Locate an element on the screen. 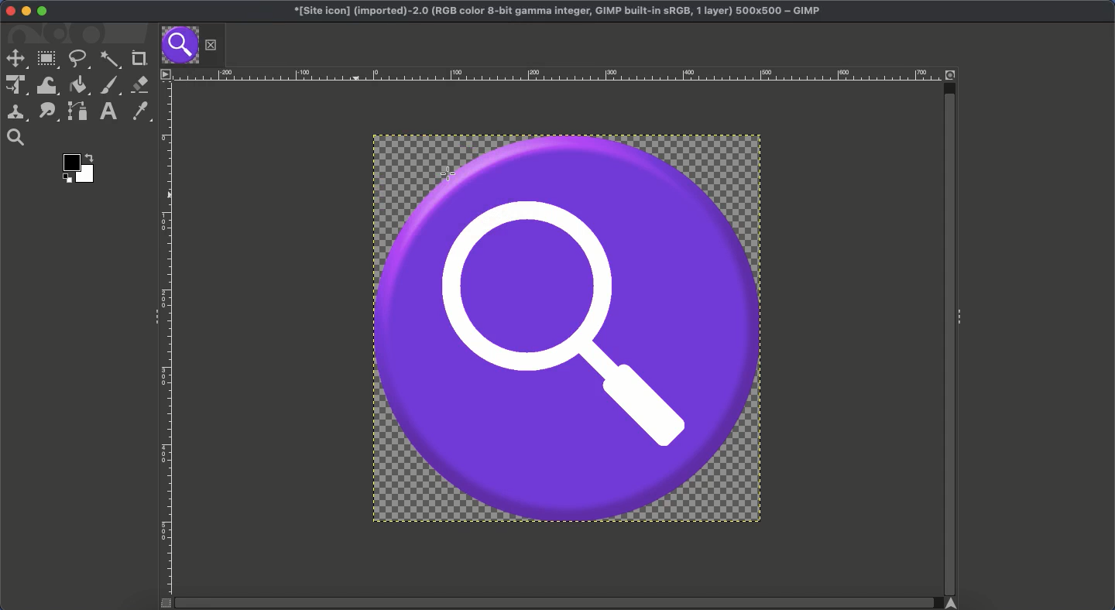 The image size is (1115, 610). Color picker is located at coordinates (139, 111).